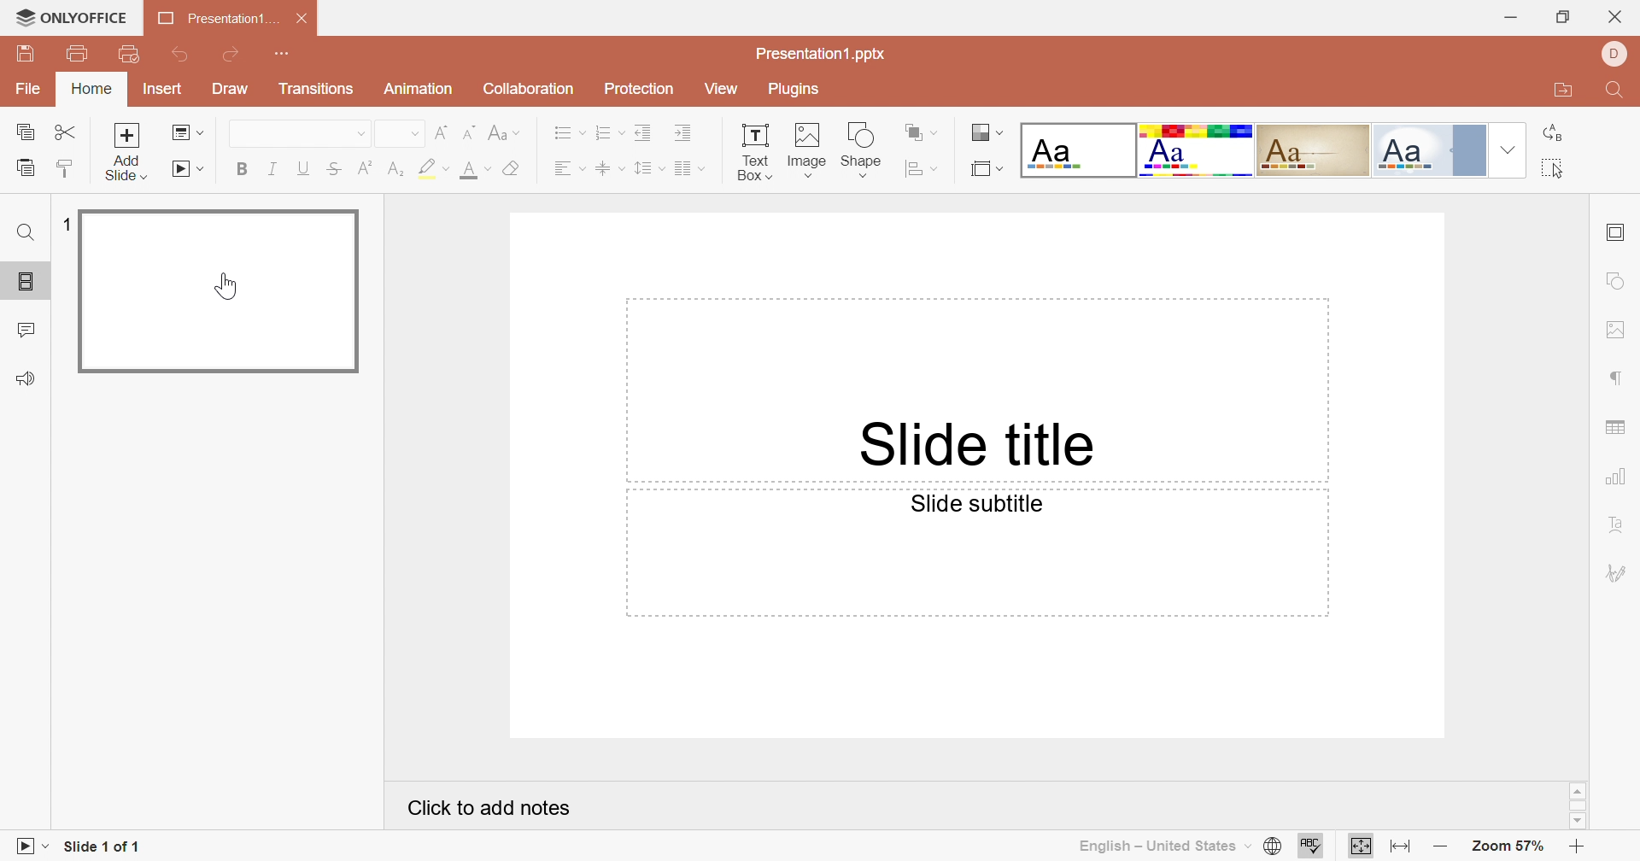  Describe the element at coordinates (1556, 170) in the screenshot. I see `Select all` at that location.